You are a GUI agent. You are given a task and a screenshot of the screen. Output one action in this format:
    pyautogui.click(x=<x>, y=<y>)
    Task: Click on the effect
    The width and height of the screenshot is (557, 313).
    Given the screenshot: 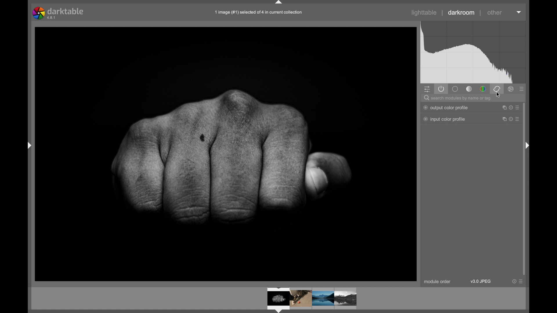 What is the action you would take?
    pyautogui.click(x=511, y=89)
    